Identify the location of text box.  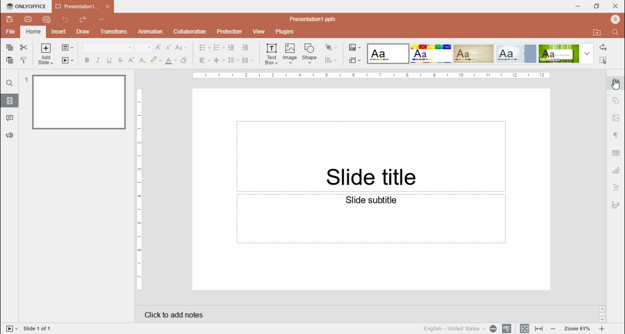
(370, 218).